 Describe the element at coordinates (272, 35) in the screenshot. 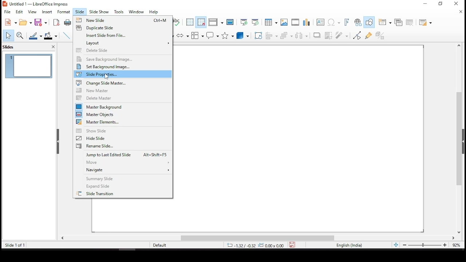

I see `align objects` at that location.